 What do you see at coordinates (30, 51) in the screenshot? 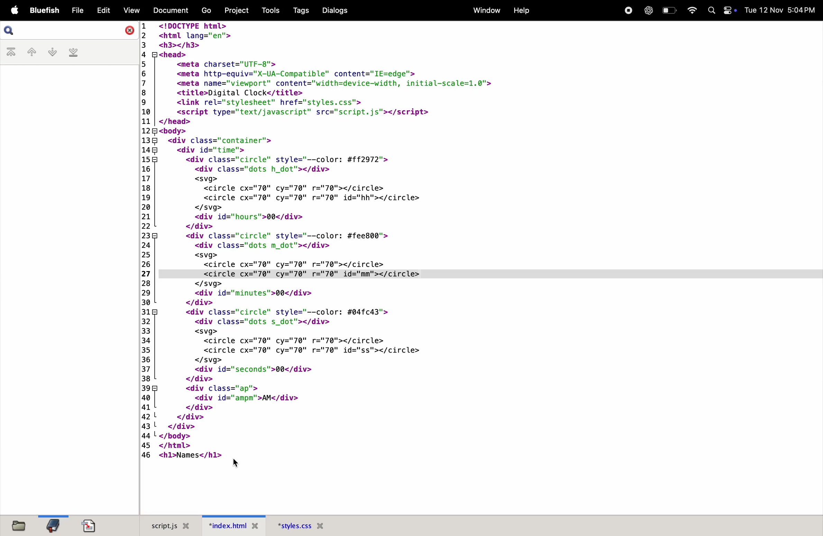
I see `previous bookmark` at bounding box center [30, 51].